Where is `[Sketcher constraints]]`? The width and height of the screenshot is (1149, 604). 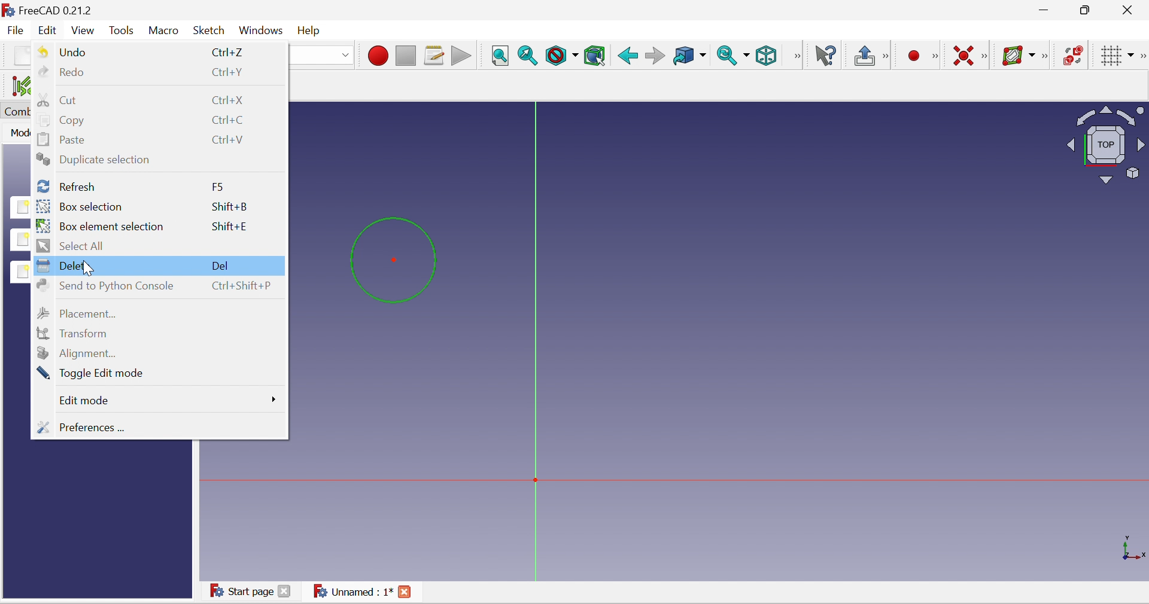 [Sketcher constraints]] is located at coordinates (986, 57).